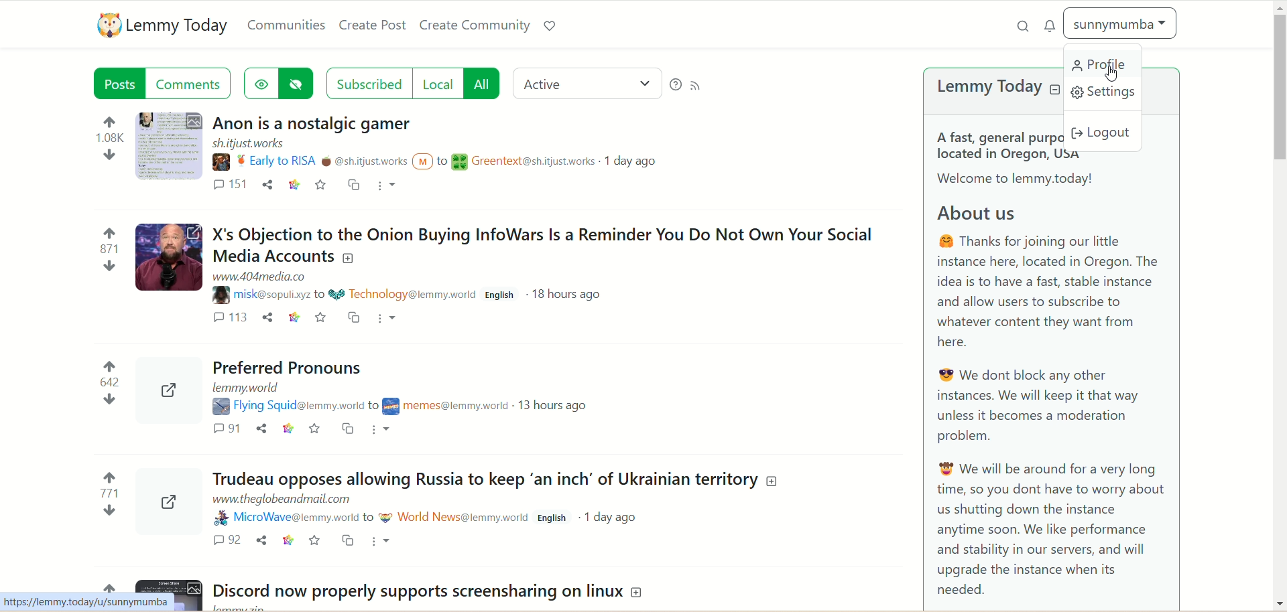  What do you see at coordinates (502, 293) in the screenshot?
I see `English` at bounding box center [502, 293].